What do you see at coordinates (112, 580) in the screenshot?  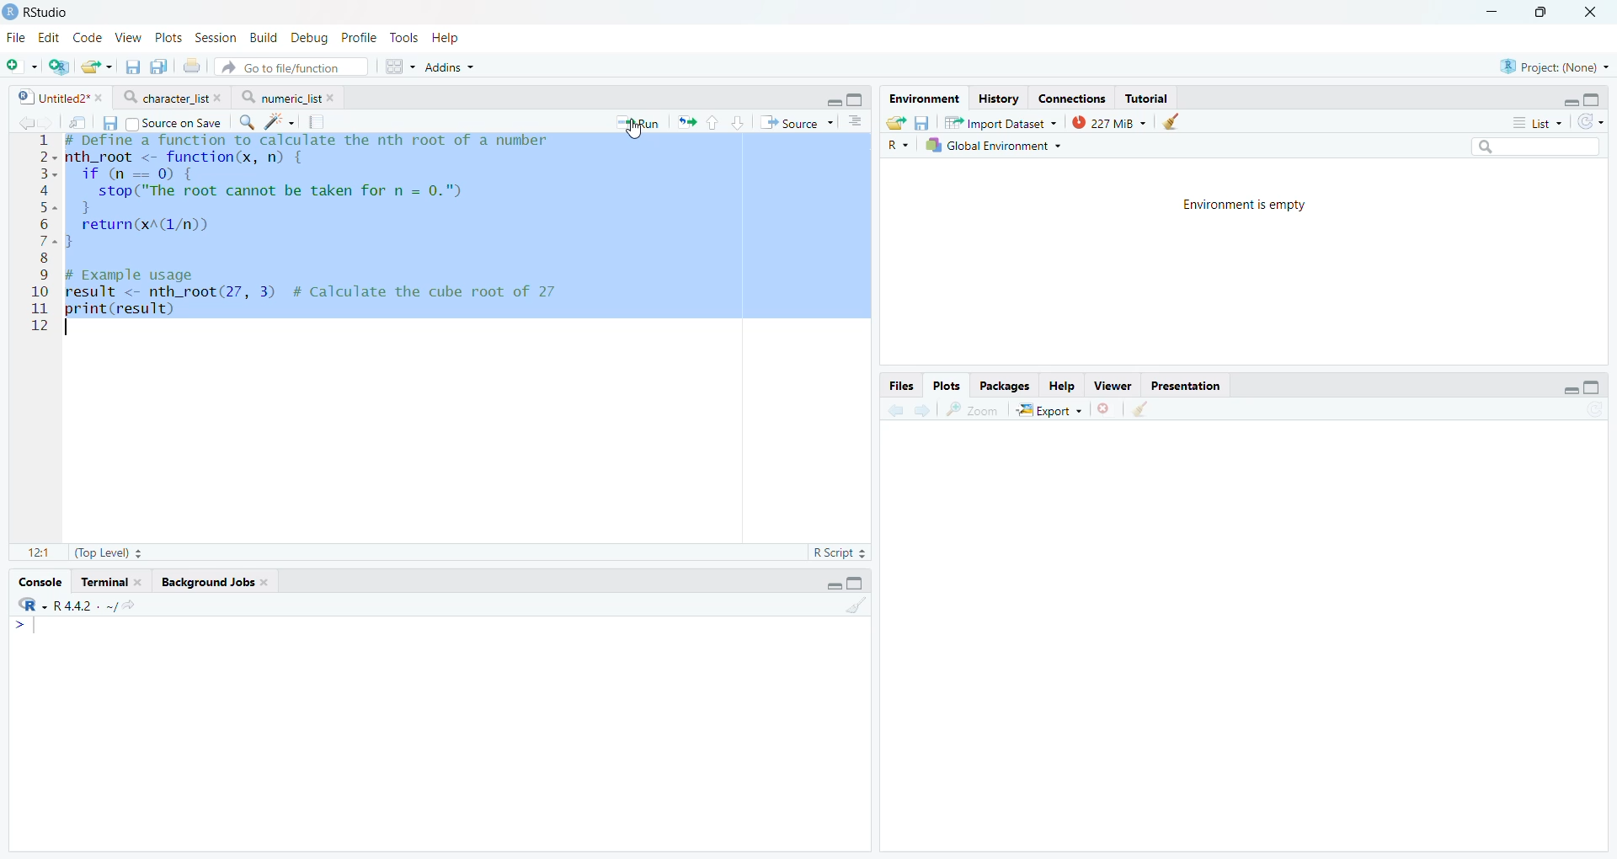 I see `Terminal` at bounding box center [112, 580].